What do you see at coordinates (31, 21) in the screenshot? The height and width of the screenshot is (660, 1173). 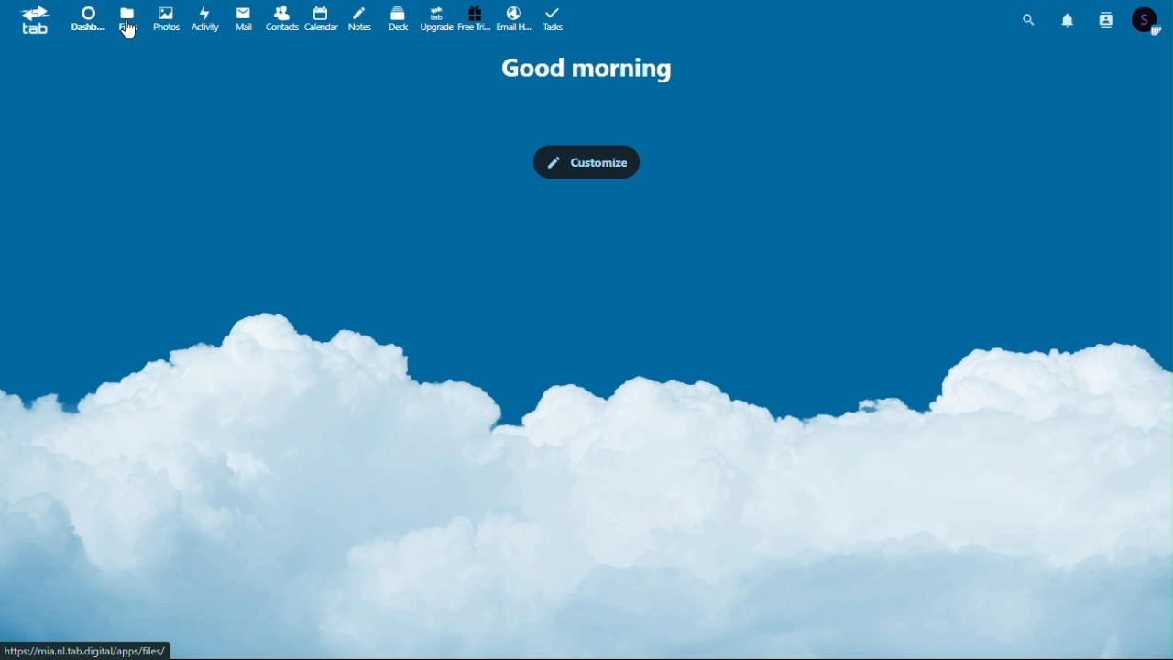 I see `tab` at bounding box center [31, 21].